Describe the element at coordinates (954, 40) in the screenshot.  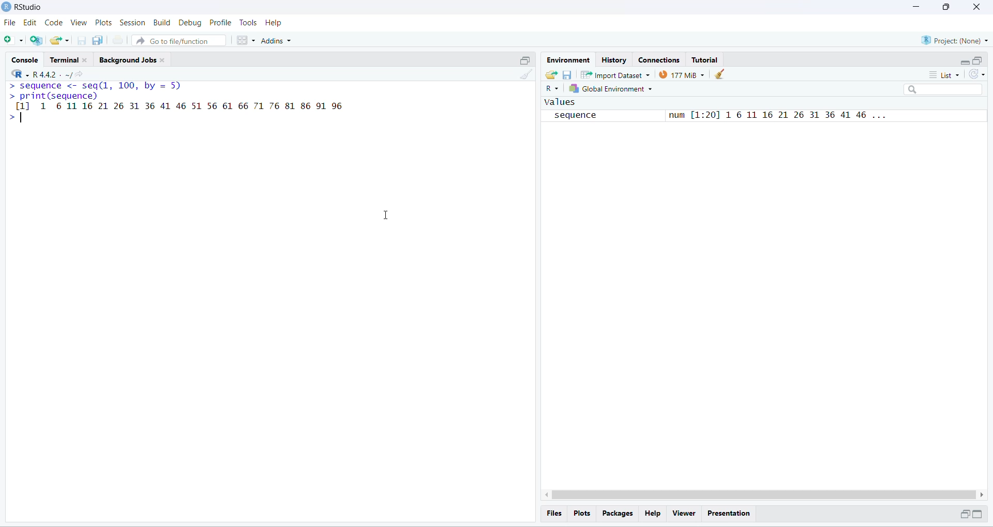
I see `project (none)` at that location.